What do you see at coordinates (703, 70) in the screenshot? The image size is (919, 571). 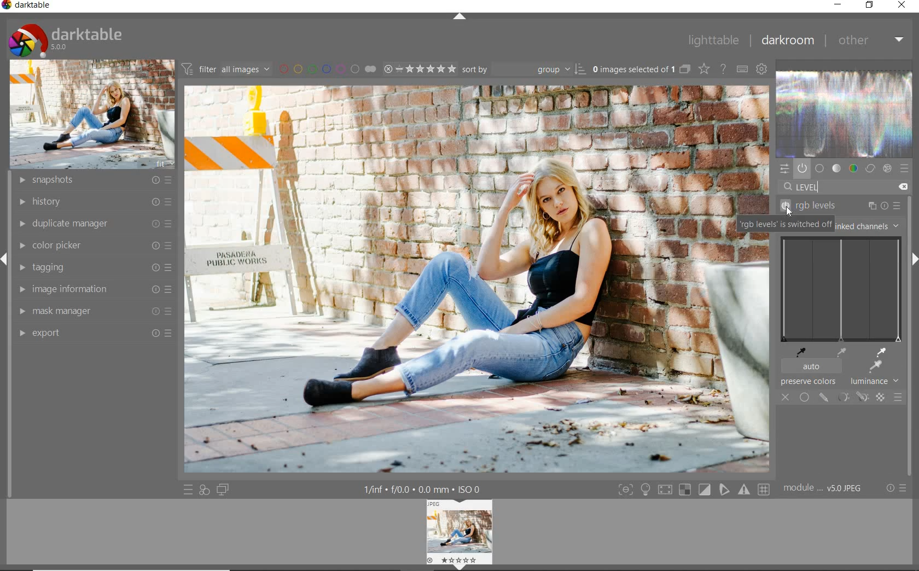 I see `change type of overlays` at bounding box center [703, 70].